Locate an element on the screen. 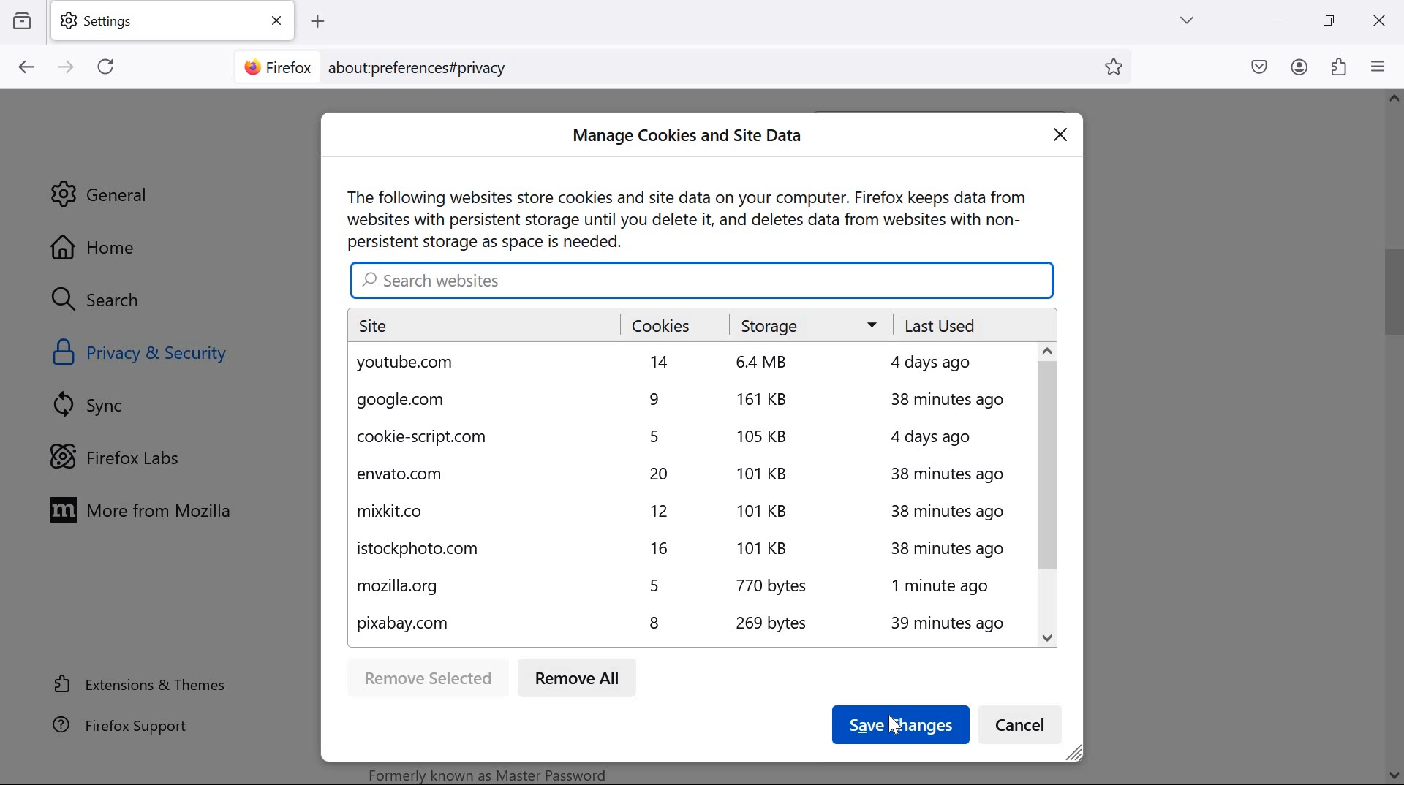 The height and width of the screenshot is (785, 1404). remove selected is located at coordinates (426, 677).